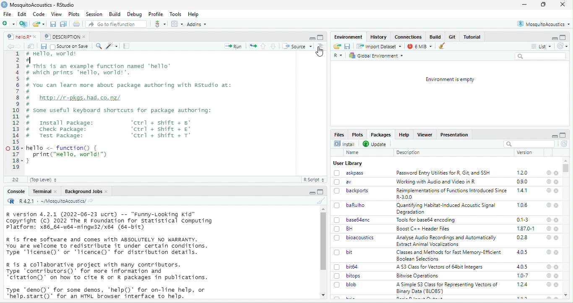 Image resolution: width=573 pixels, height=303 pixels. What do you see at coordinates (344, 252) in the screenshot?
I see `bit` at bounding box center [344, 252].